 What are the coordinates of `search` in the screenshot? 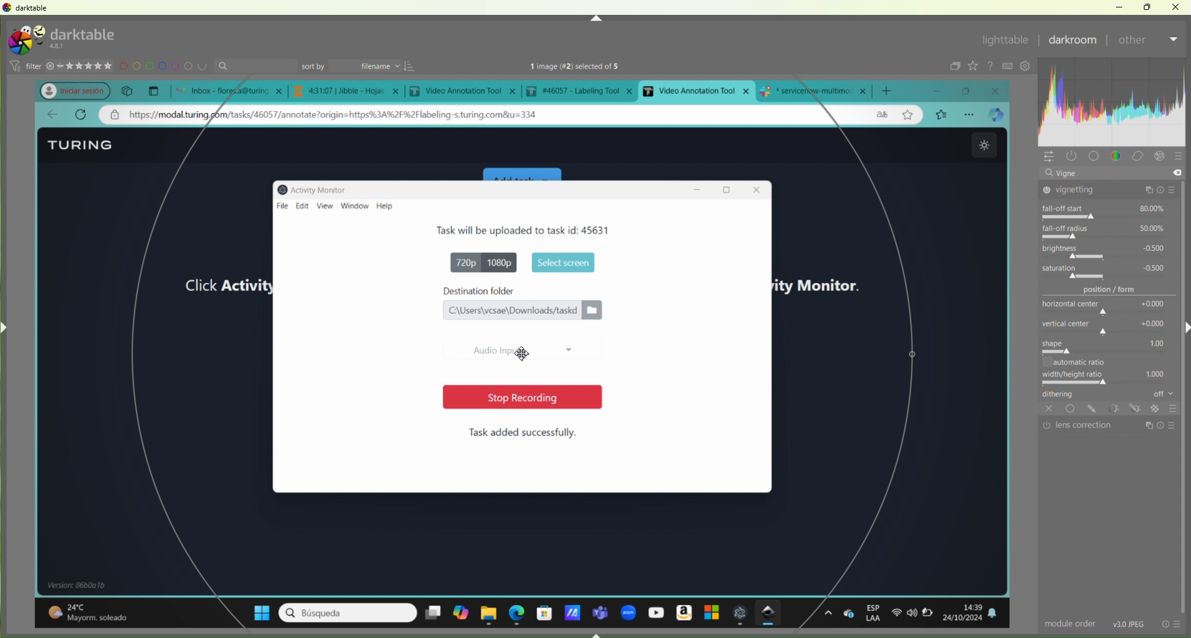 It's located at (347, 613).